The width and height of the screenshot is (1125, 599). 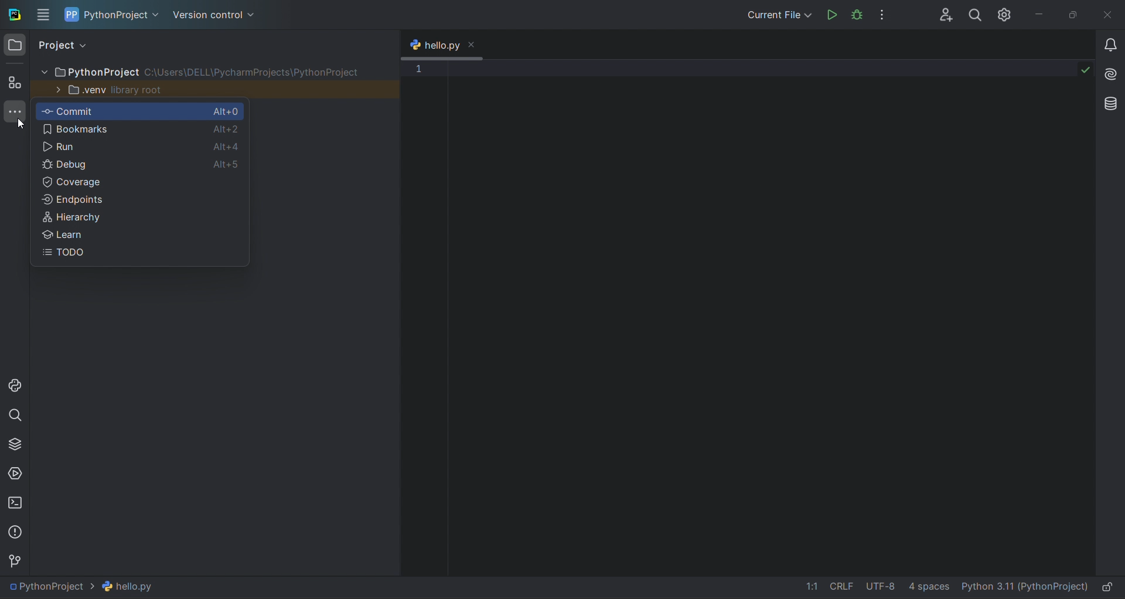 What do you see at coordinates (43, 15) in the screenshot?
I see `menu` at bounding box center [43, 15].